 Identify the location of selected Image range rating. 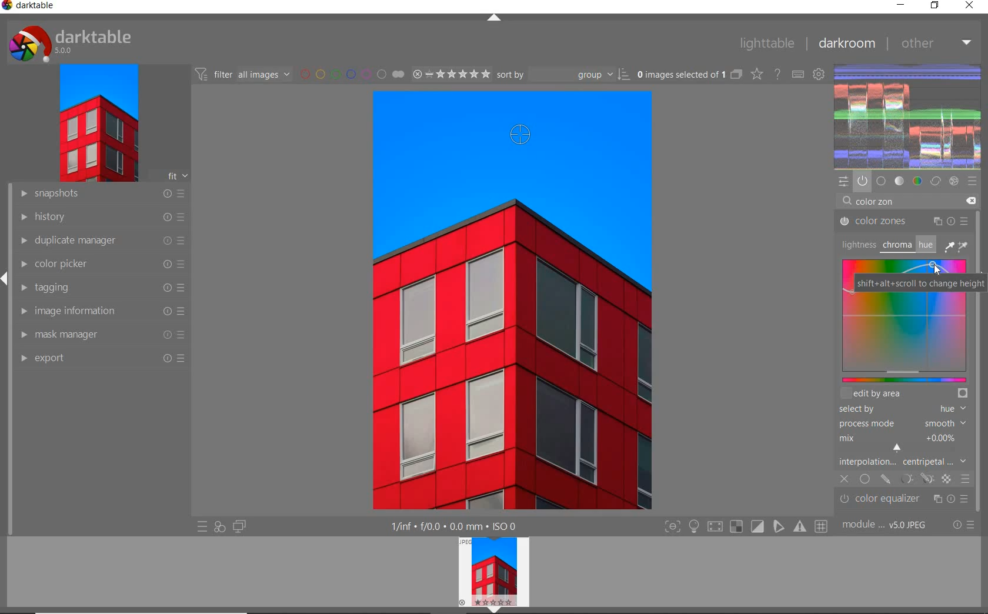
(452, 74).